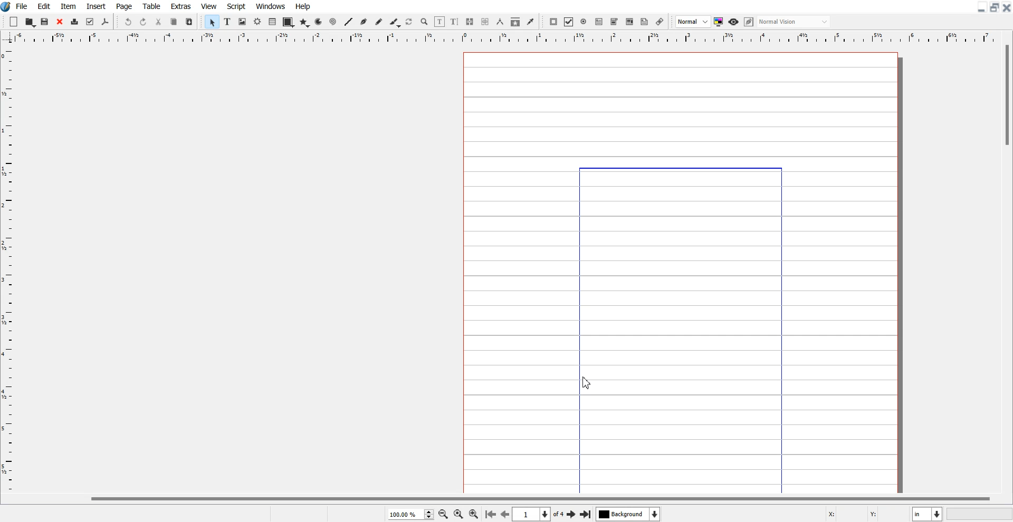 The image size is (1013, 522). Describe the element at coordinates (91, 22) in the screenshot. I see `Preflight Verifier` at that location.